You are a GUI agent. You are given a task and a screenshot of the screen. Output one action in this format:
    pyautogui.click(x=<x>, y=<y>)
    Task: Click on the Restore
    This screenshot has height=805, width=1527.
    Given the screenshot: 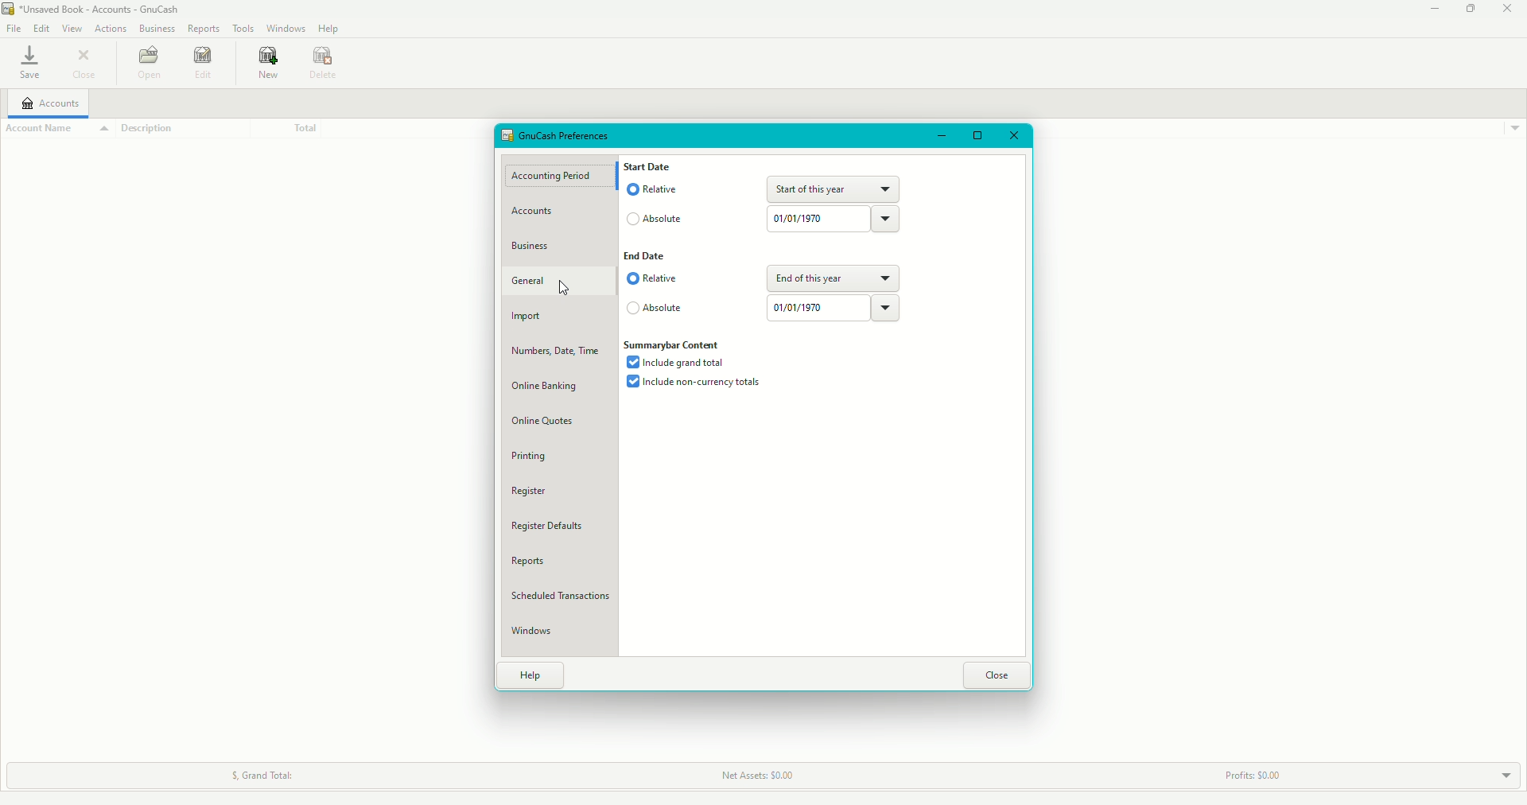 What is the action you would take?
    pyautogui.click(x=1469, y=9)
    